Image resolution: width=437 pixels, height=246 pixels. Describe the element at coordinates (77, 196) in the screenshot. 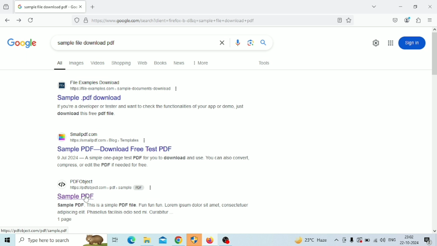

I see `Title of the search` at that location.